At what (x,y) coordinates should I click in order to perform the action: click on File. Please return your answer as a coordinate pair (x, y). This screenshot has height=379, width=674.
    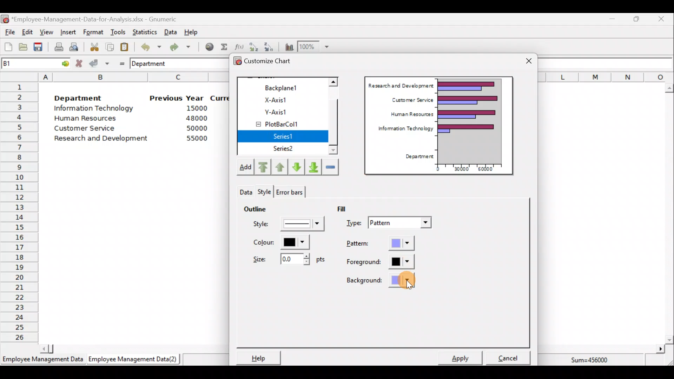
    Looking at the image, I should click on (9, 32).